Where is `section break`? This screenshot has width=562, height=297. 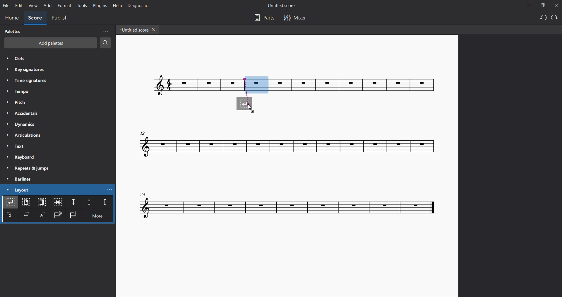 section break is located at coordinates (41, 203).